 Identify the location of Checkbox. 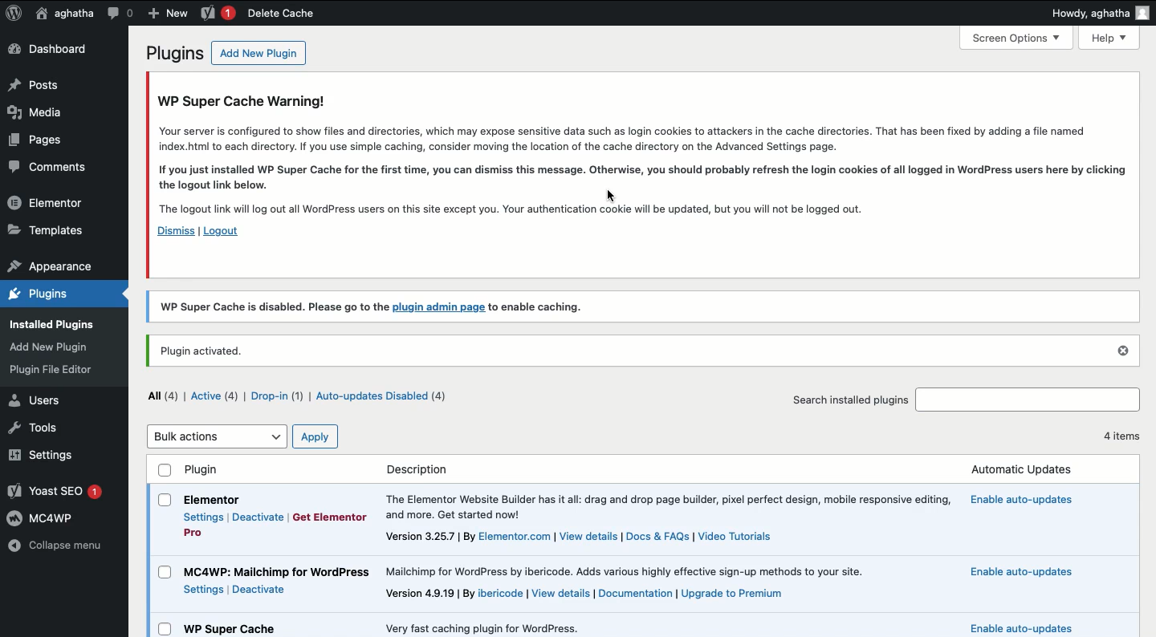
(165, 571).